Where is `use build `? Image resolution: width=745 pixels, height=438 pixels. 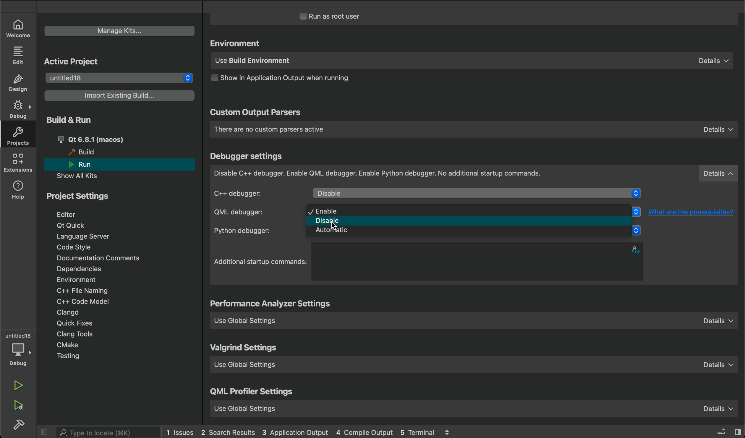 use build  is located at coordinates (470, 61).